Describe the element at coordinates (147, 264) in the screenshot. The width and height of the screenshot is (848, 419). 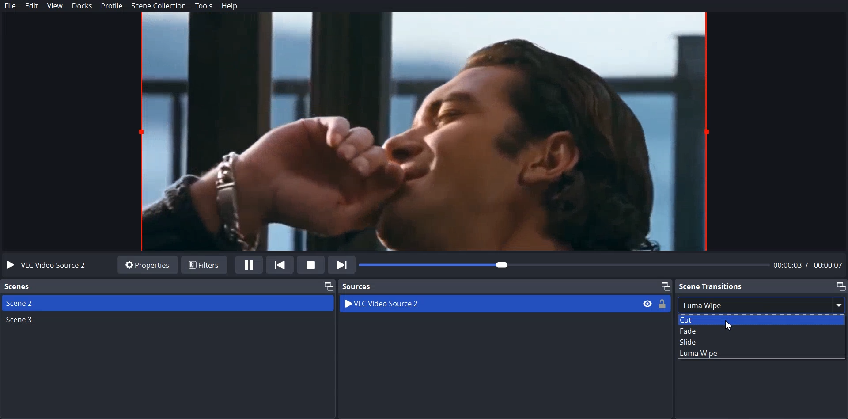
I see `Properties` at that location.